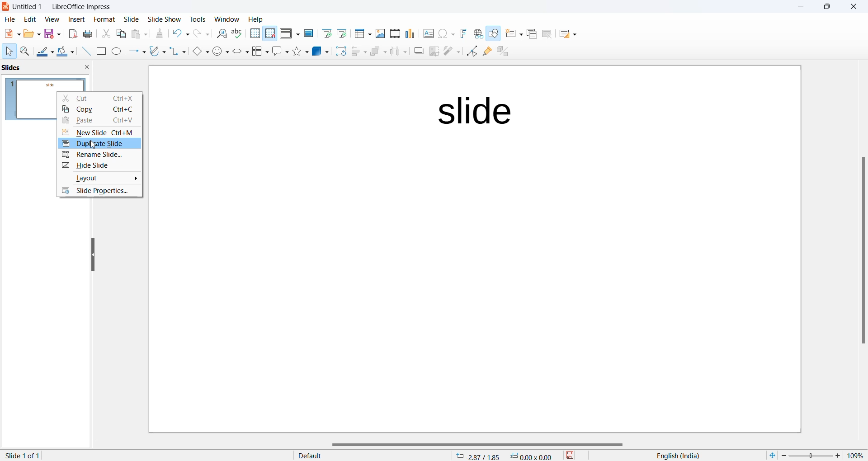 The height and width of the screenshot is (461, 868). I want to click on Call out shapes, so click(279, 52).